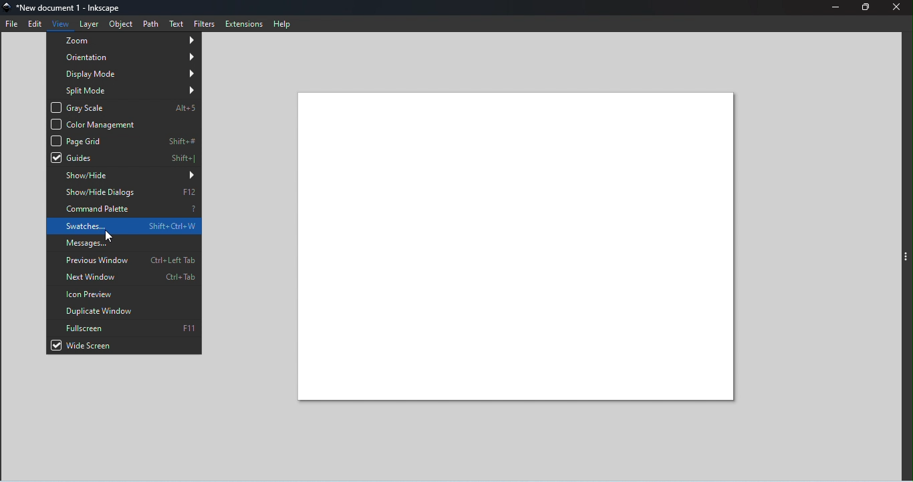  I want to click on Filters, so click(206, 24).